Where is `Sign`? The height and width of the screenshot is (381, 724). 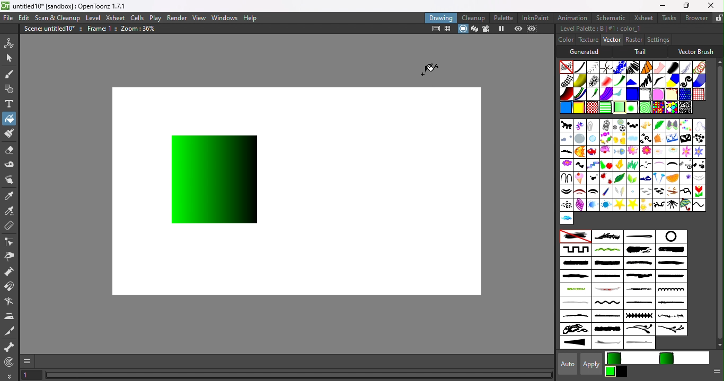 Sign is located at coordinates (567, 205).